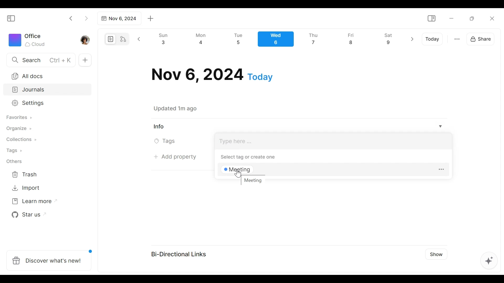 The image size is (504, 283). What do you see at coordinates (21, 140) in the screenshot?
I see `Collections` at bounding box center [21, 140].